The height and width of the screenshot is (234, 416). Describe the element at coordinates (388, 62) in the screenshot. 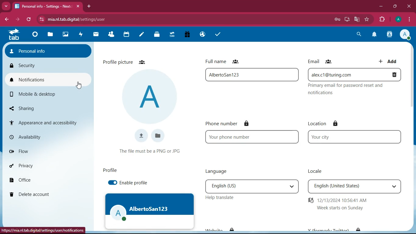

I see `add` at that location.